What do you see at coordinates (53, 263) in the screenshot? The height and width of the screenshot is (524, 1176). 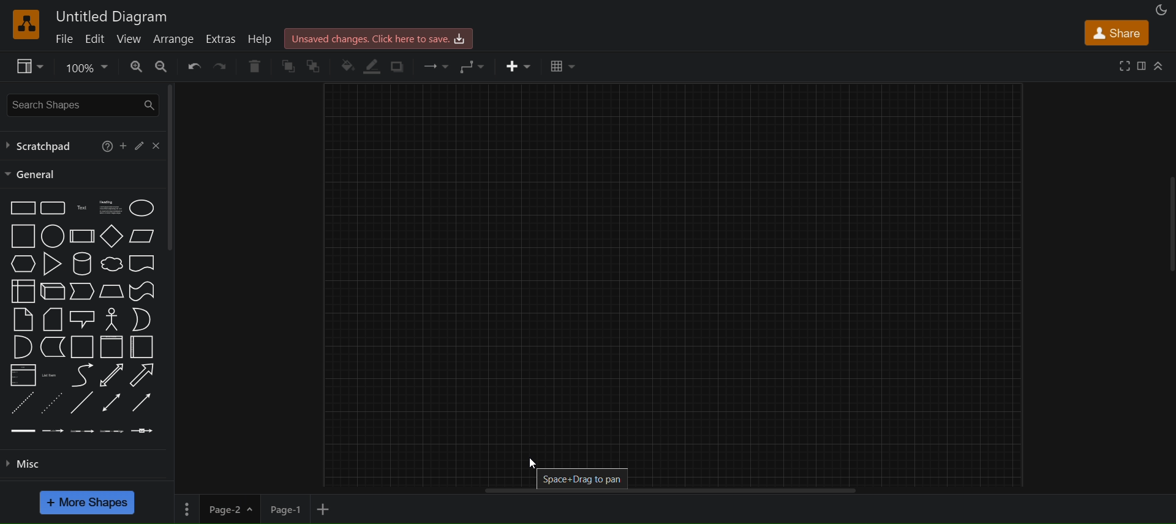 I see `triangle` at bounding box center [53, 263].